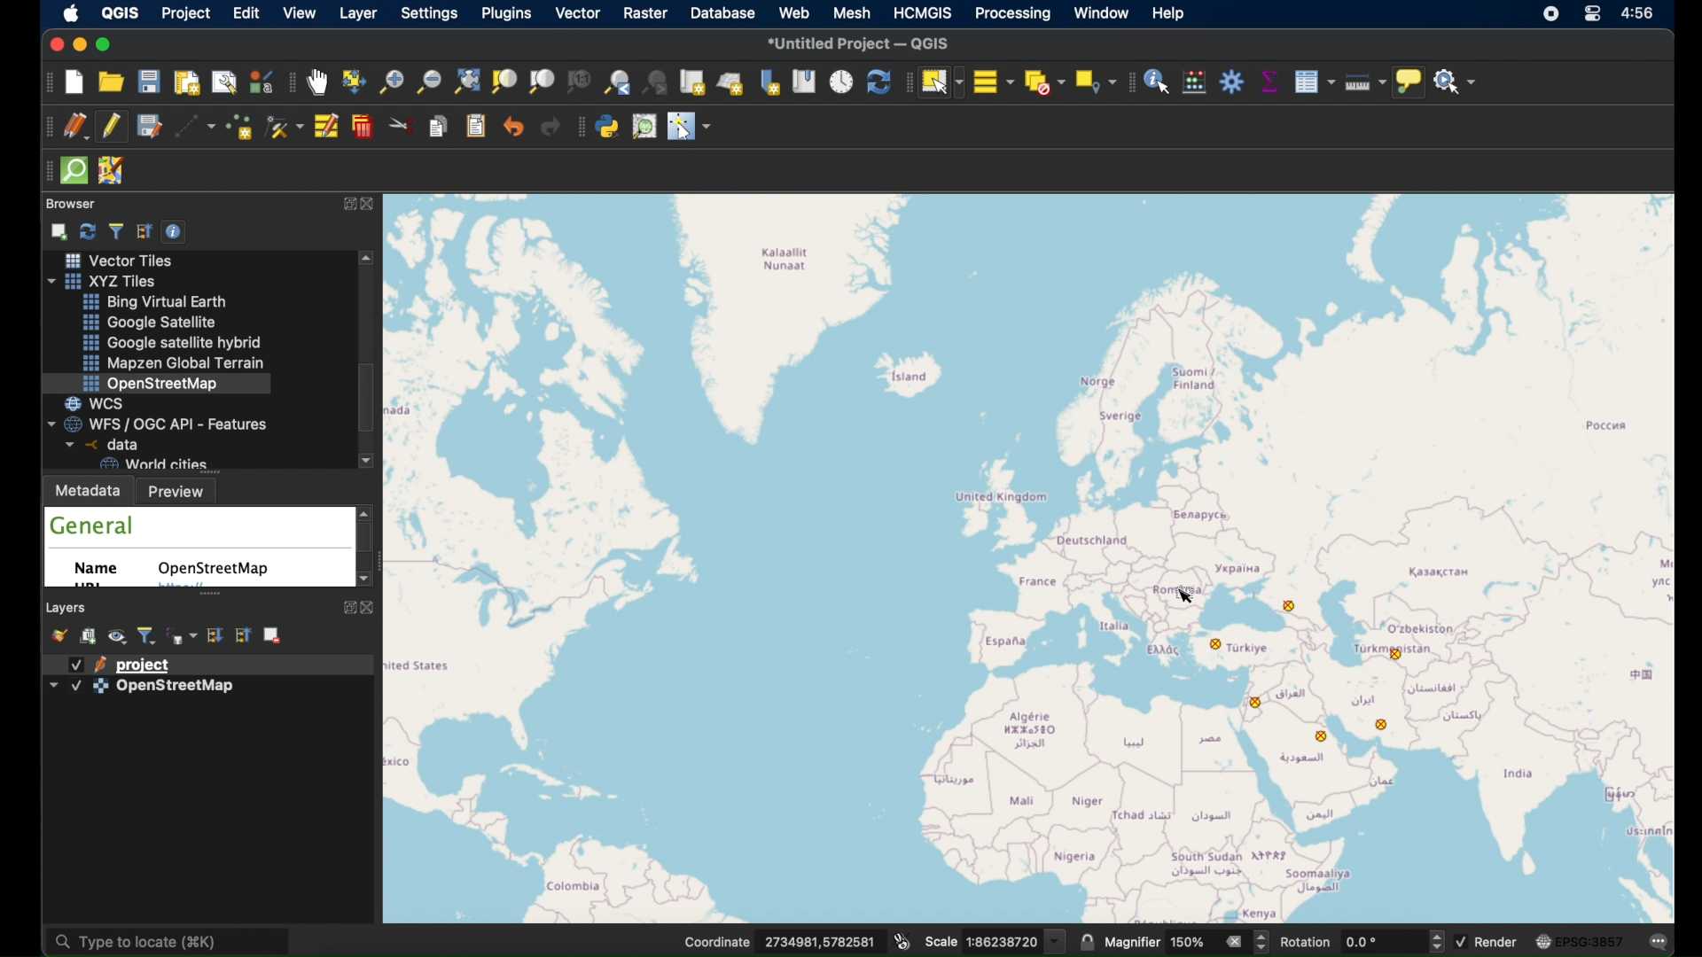 The width and height of the screenshot is (1702, 957). I want to click on HCMGIS, so click(923, 12).